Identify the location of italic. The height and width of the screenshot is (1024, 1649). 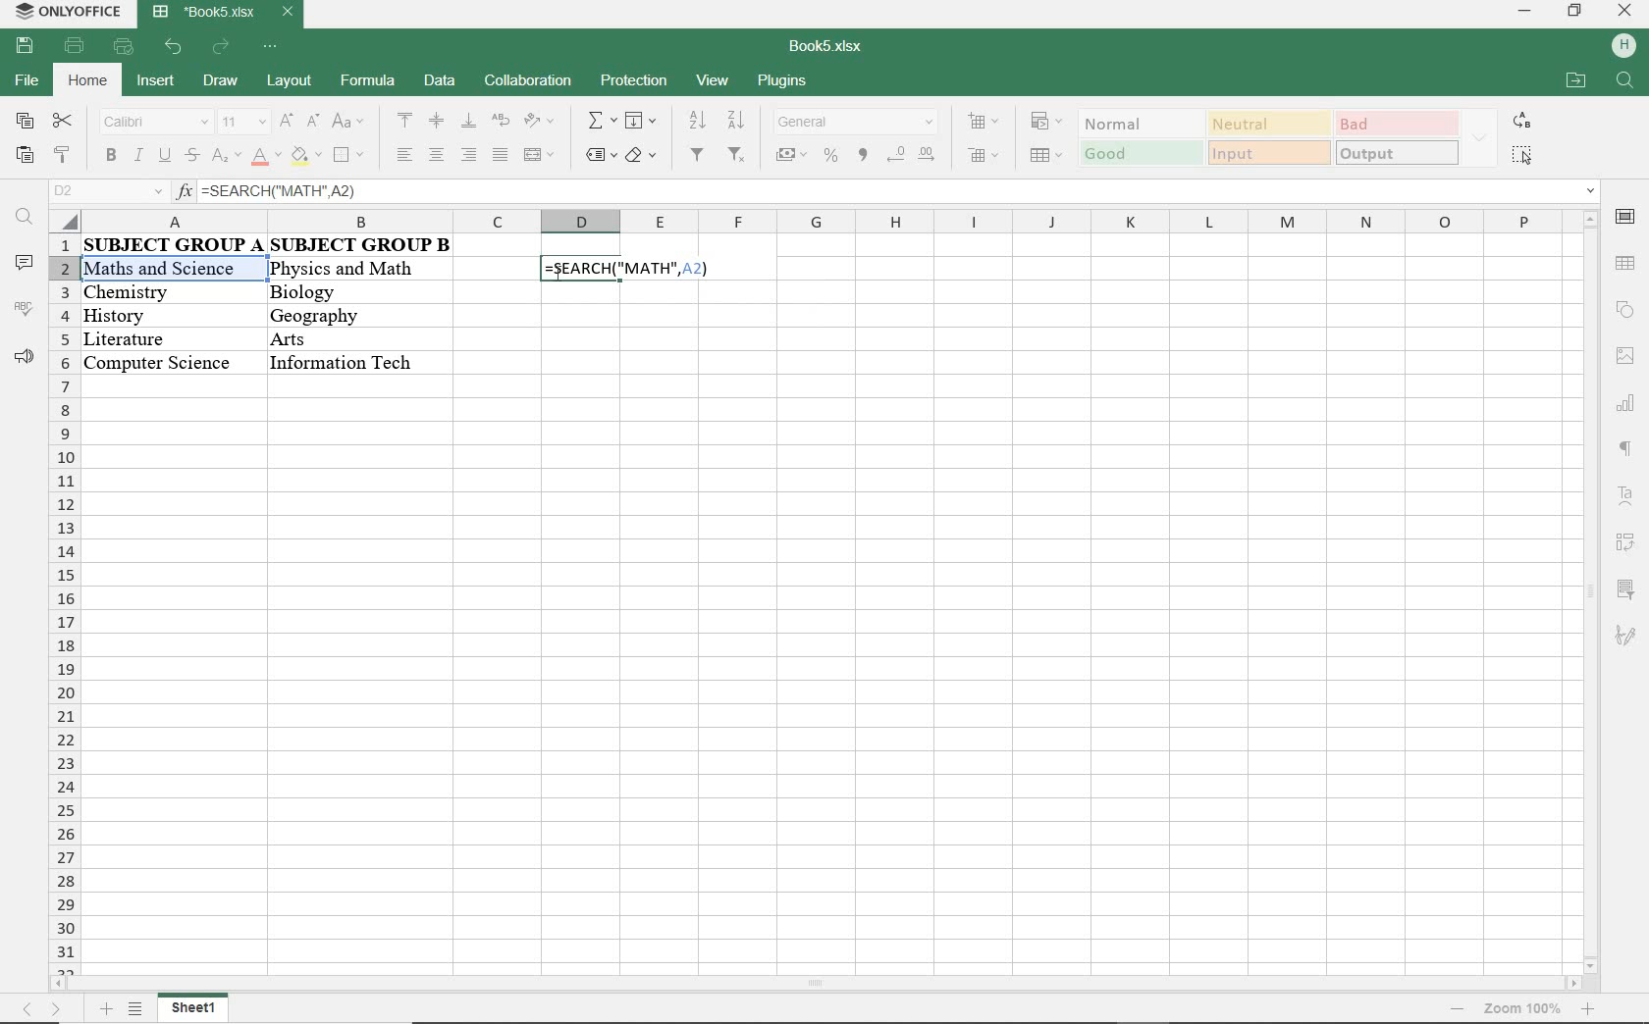
(136, 157).